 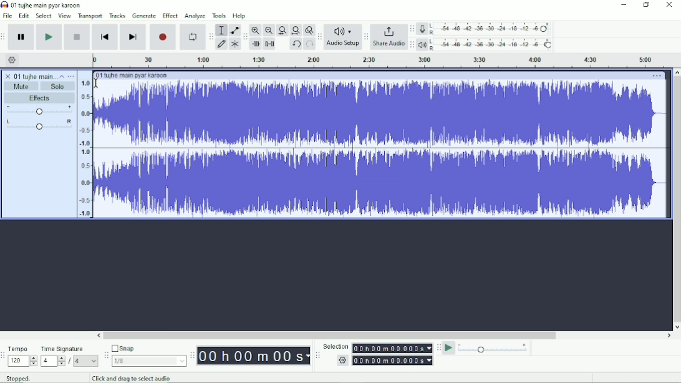 What do you see at coordinates (105, 37) in the screenshot?
I see `Skip to start` at bounding box center [105, 37].